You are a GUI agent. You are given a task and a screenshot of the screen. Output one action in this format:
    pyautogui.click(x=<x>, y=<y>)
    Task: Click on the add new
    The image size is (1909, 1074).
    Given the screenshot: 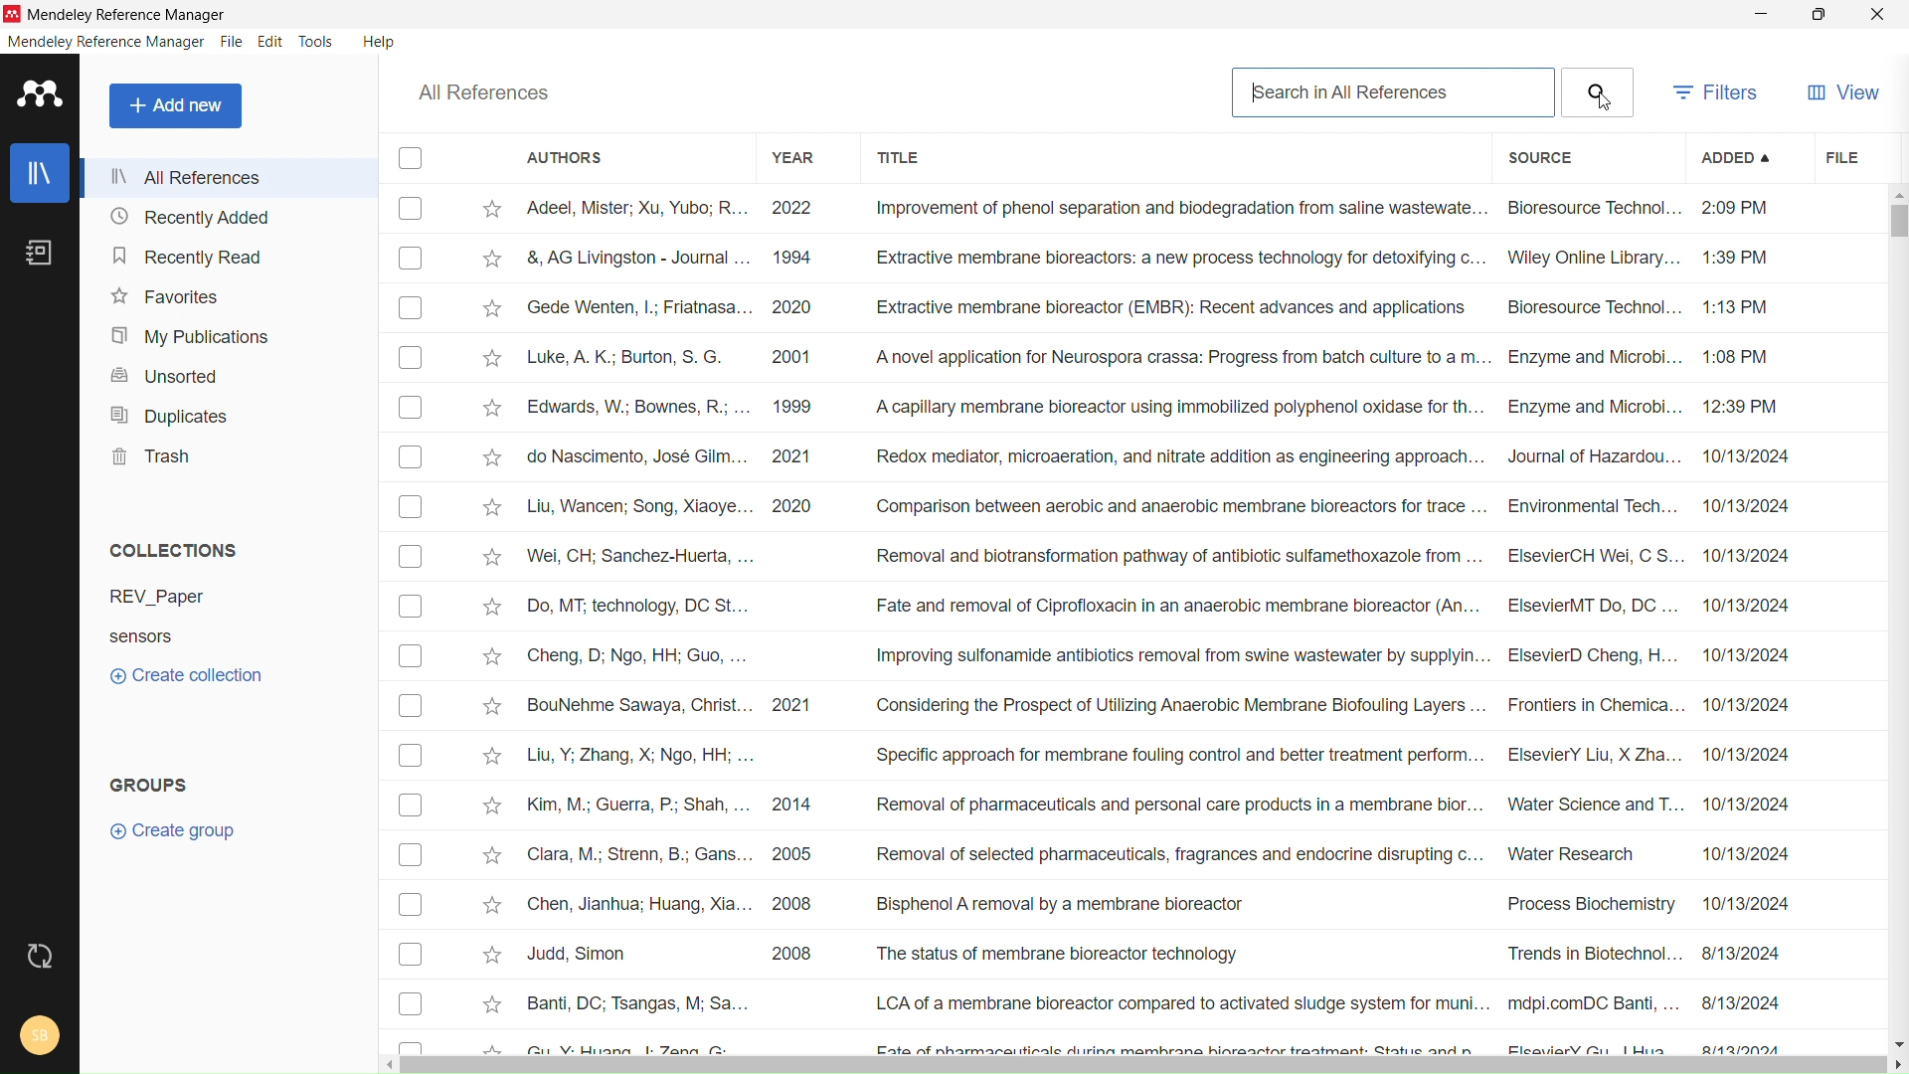 What is the action you would take?
    pyautogui.click(x=175, y=106)
    